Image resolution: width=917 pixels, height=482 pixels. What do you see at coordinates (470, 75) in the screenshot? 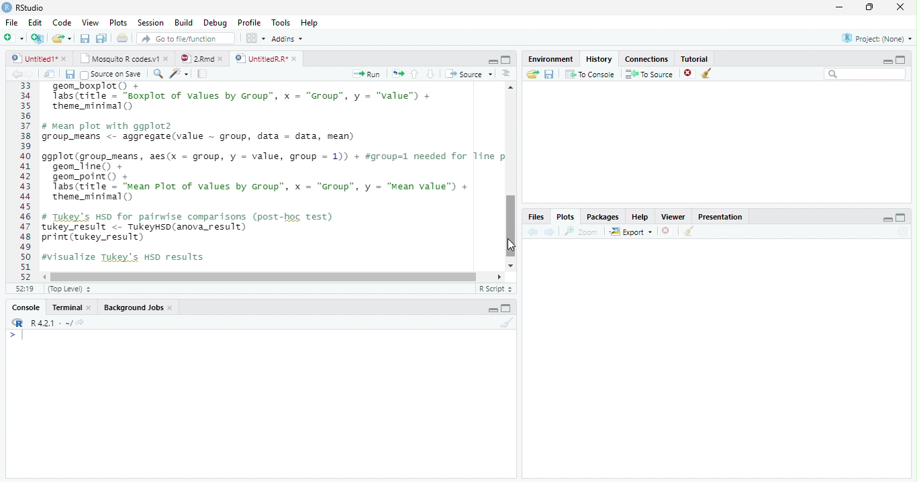
I see `Source` at bounding box center [470, 75].